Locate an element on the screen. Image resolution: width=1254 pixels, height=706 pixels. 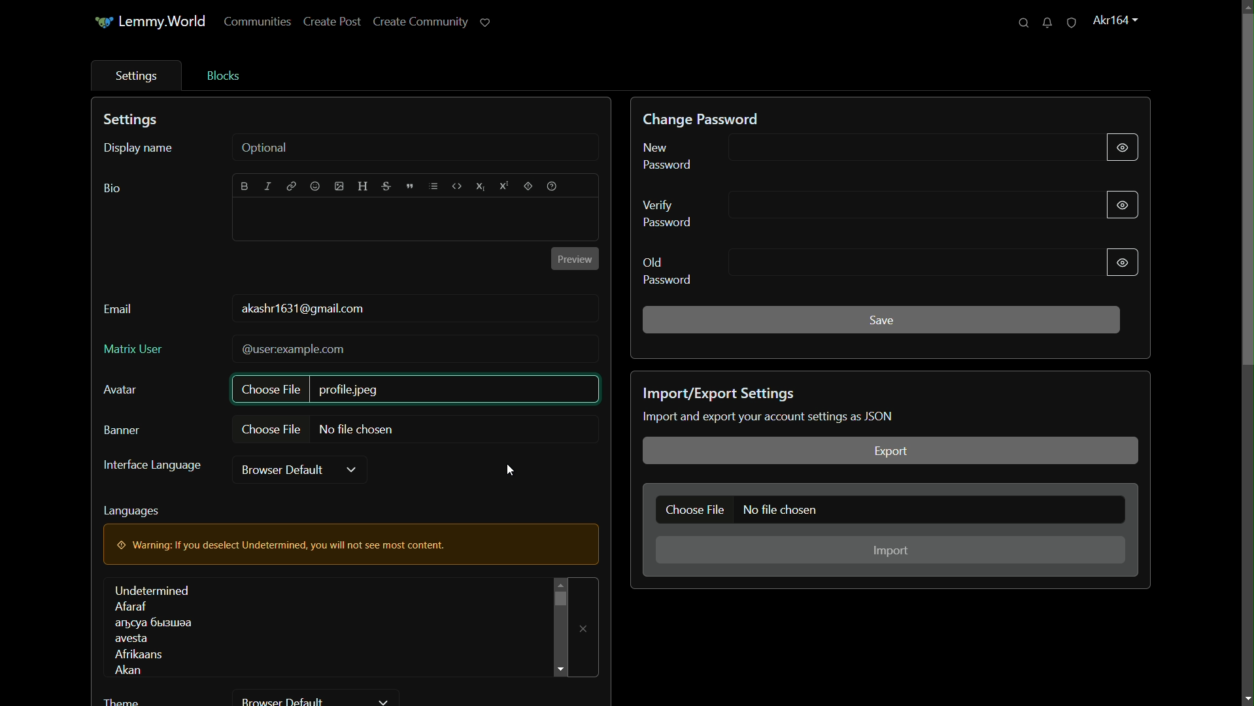
scroll bar is located at coordinates (1246, 190).